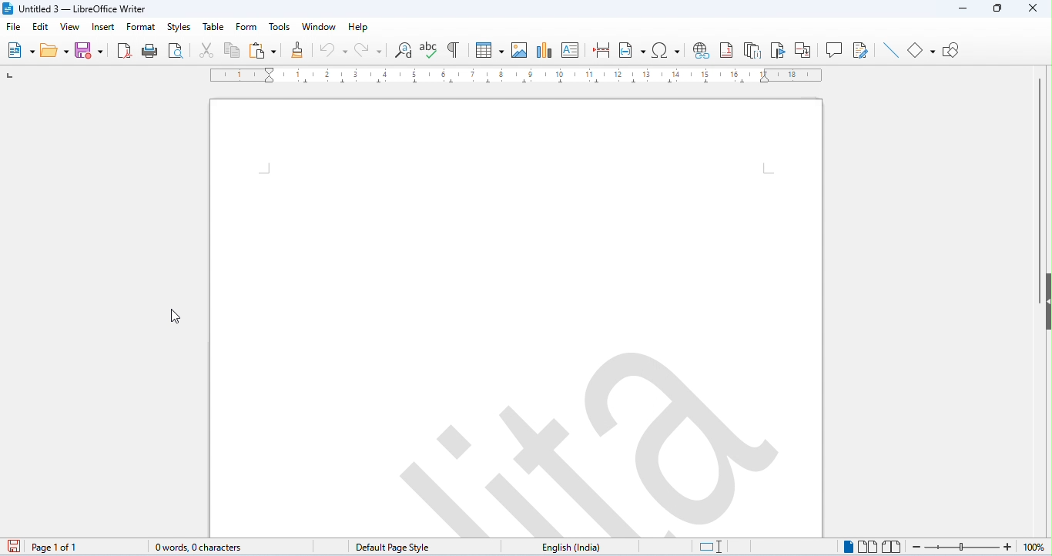  What do you see at coordinates (89, 50) in the screenshot?
I see `save` at bounding box center [89, 50].